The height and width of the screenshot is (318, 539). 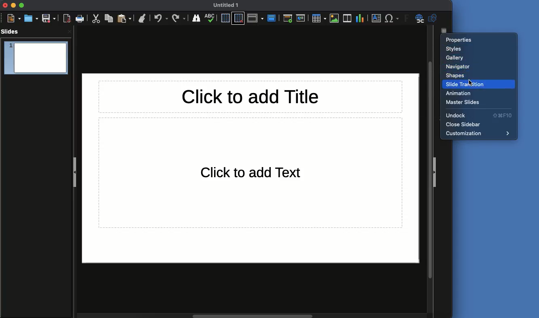 What do you see at coordinates (481, 134) in the screenshot?
I see `Customization` at bounding box center [481, 134].